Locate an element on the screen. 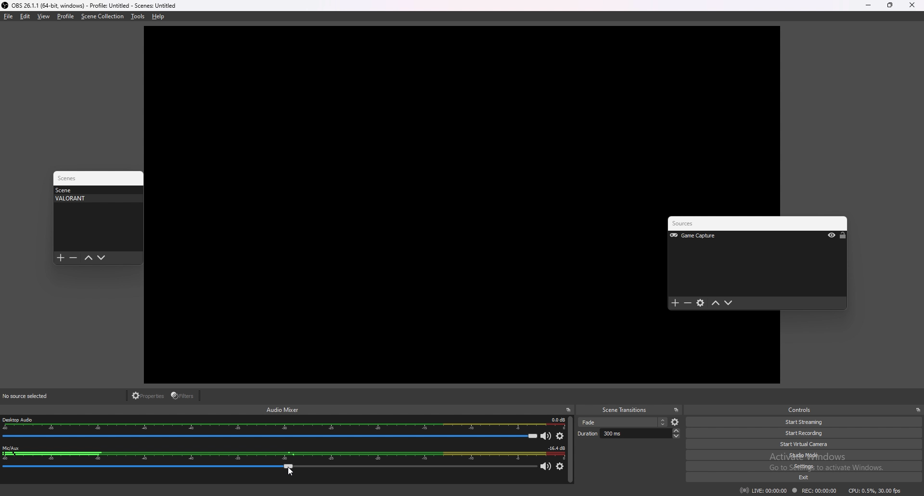 The image size is (924, 496). file is located at coordinates (9, 16).